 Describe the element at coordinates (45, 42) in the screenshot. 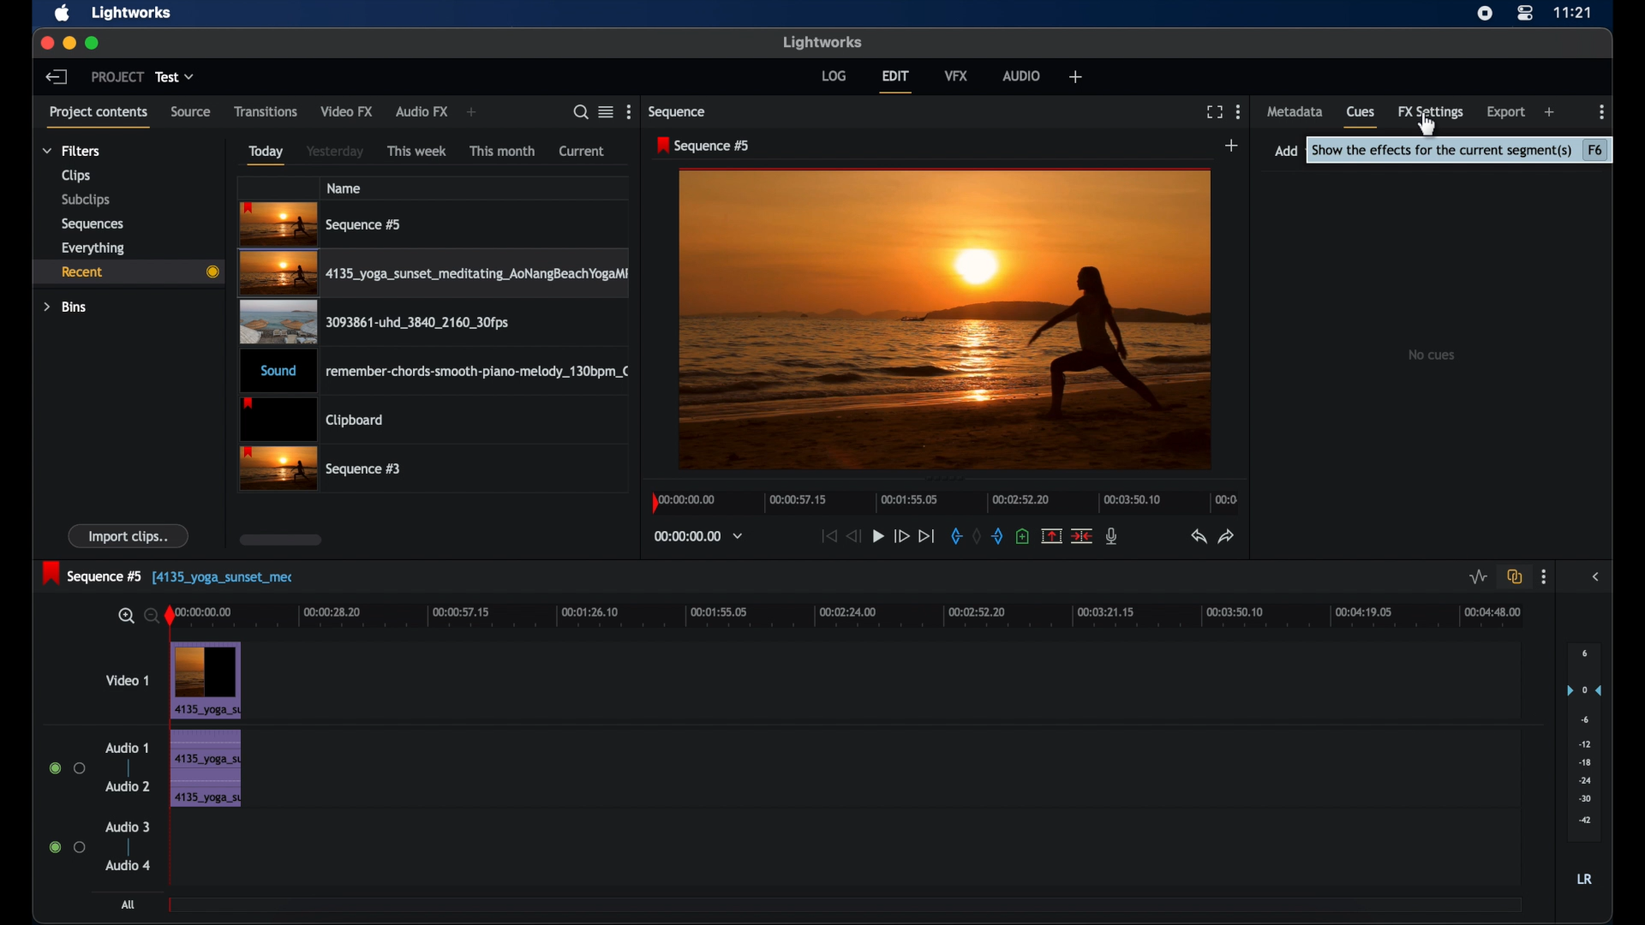

I see `close` at that location.